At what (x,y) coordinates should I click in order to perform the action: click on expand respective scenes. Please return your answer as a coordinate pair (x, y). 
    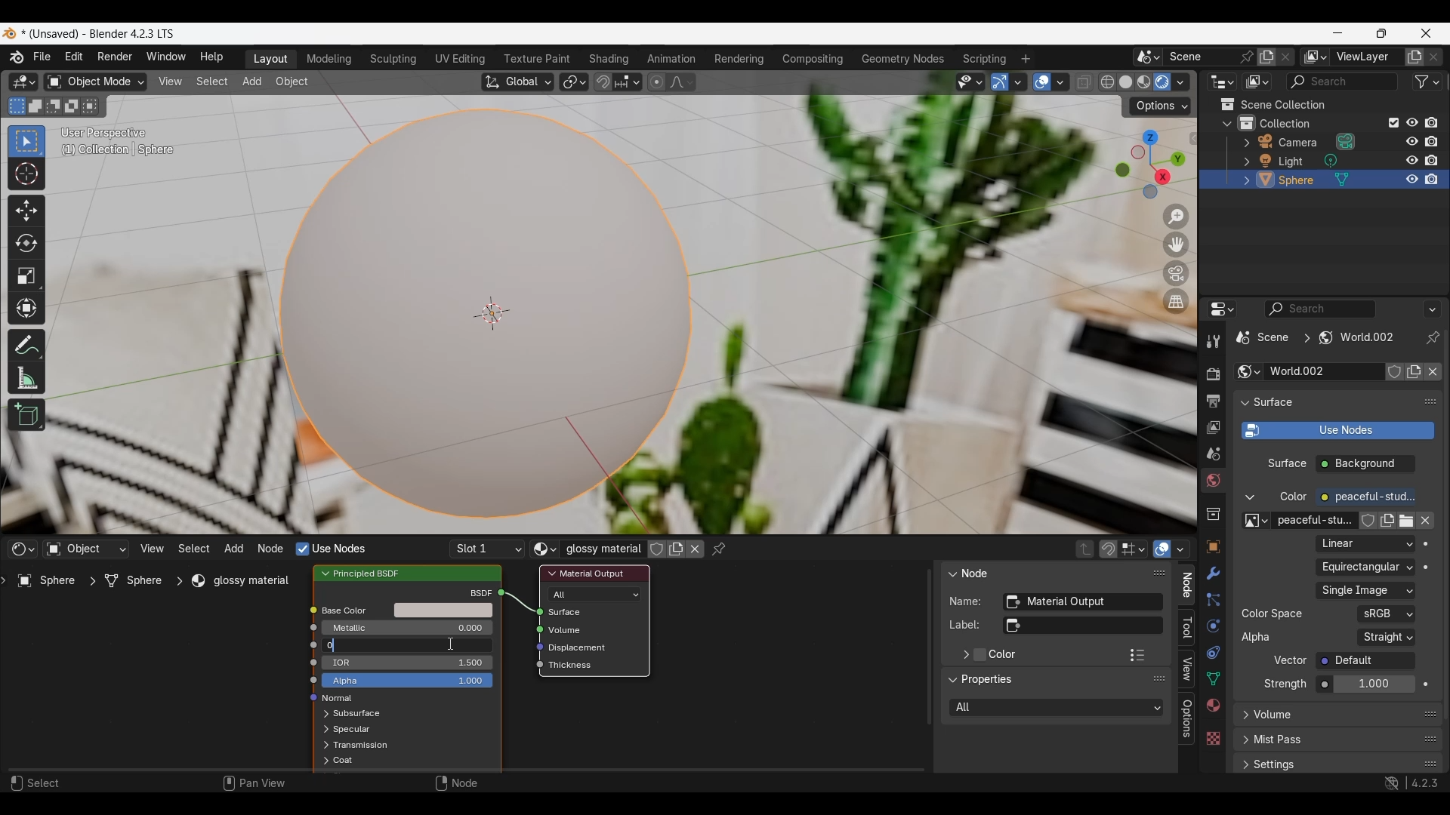
    Looking at the image, I should click on (320, 730).